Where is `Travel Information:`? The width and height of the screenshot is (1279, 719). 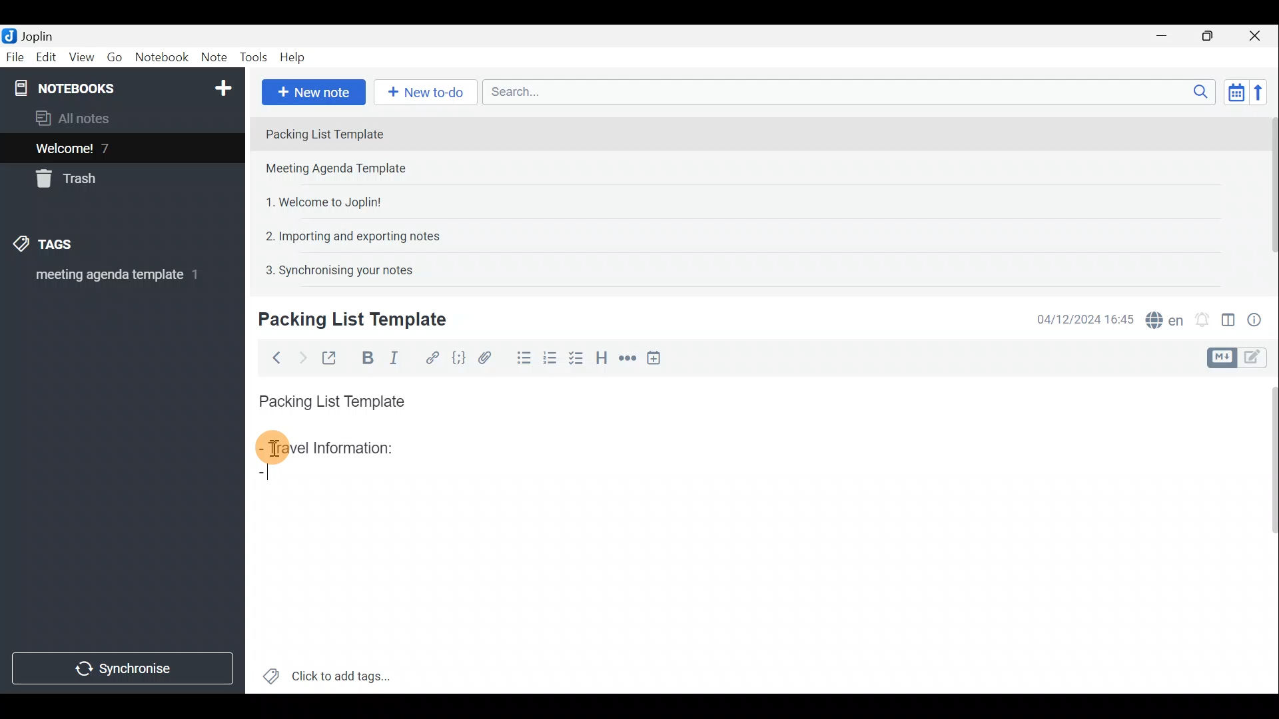
Travel Information: is located at coordinates (338, 449).